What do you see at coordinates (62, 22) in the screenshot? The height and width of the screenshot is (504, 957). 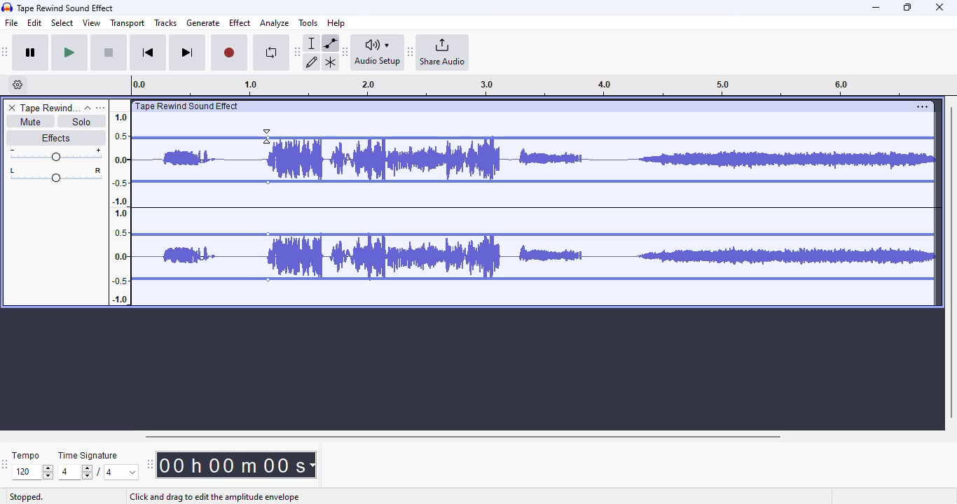 I see `select` at bounding box center [62, 22].